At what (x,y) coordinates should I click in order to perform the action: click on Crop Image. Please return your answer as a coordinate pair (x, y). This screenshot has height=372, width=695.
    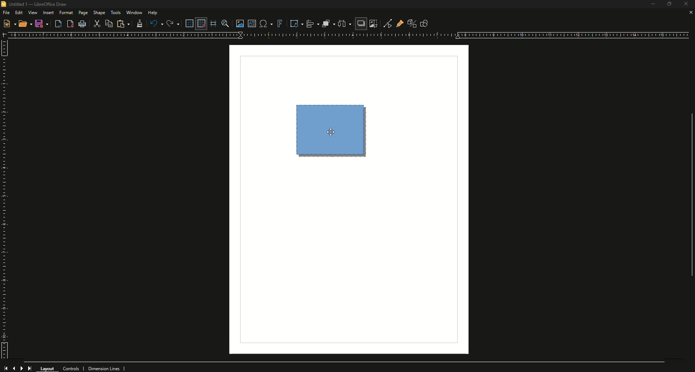
    Looking at the image, I should click on (373, 23).